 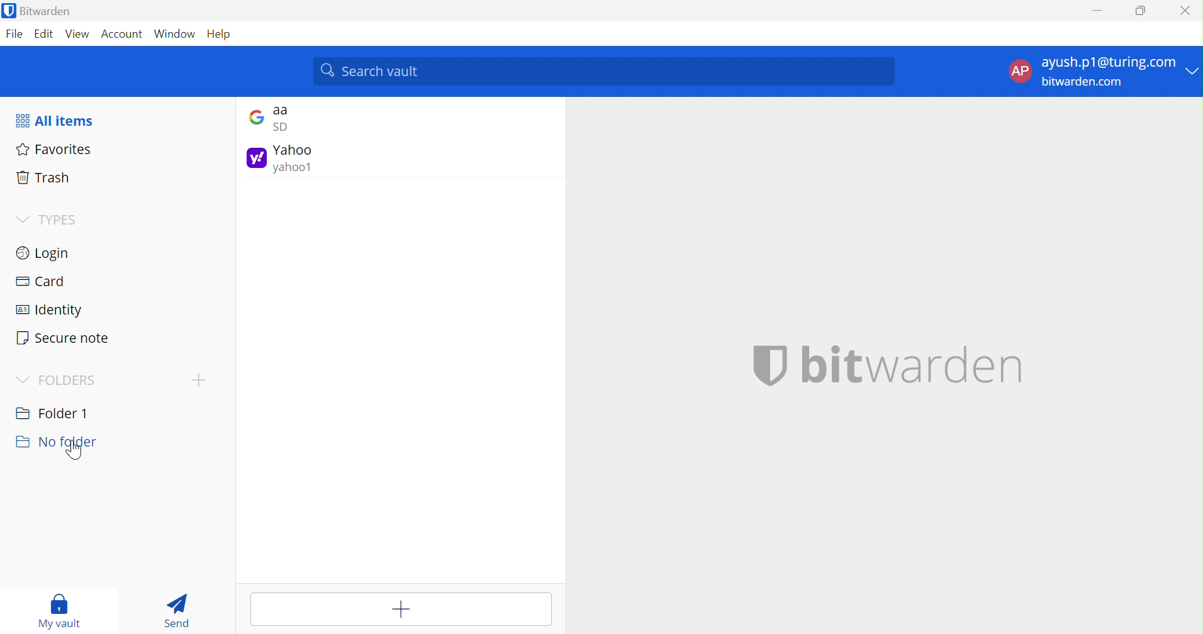 What do you see at coordinates (63, 340) in the screenshot?
I see `Secure note` at bounding box center [63, 340].